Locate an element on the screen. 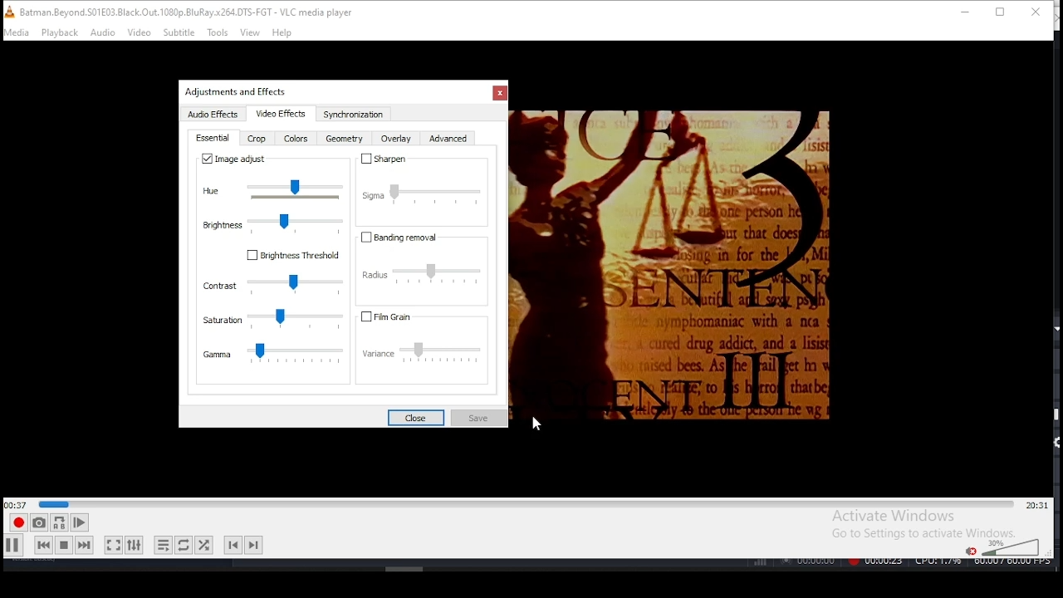 The image size is (1063, 598). playback is located at coordinates (60, 33).